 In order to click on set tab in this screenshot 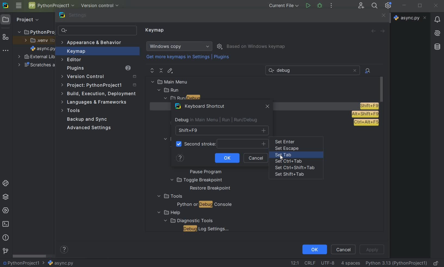, I will do `click(284, 155)`.